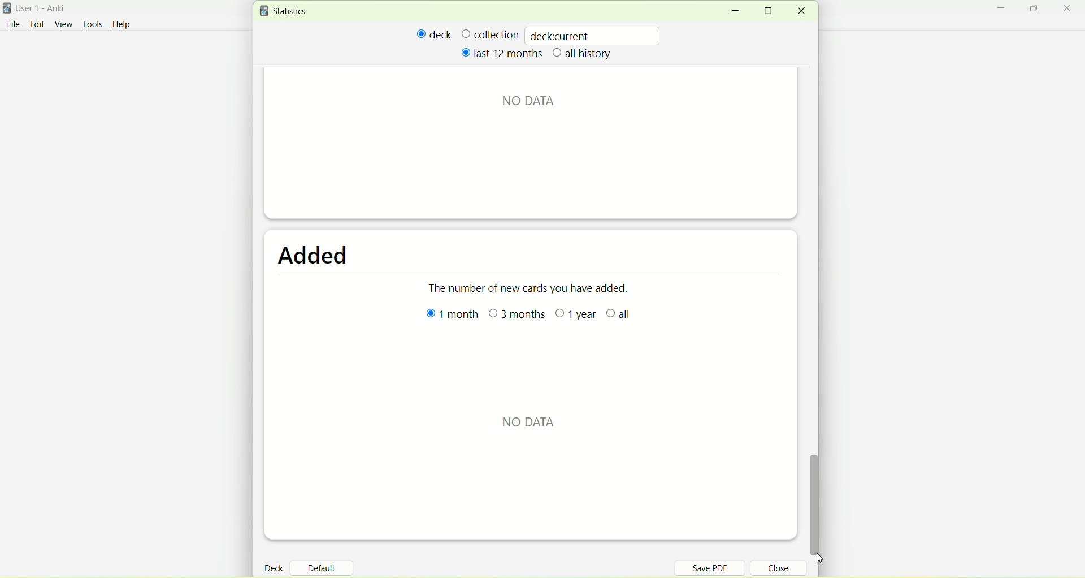  Describe the element at coordinates (490, 34) in the screenshot. I see `collection` at that location.